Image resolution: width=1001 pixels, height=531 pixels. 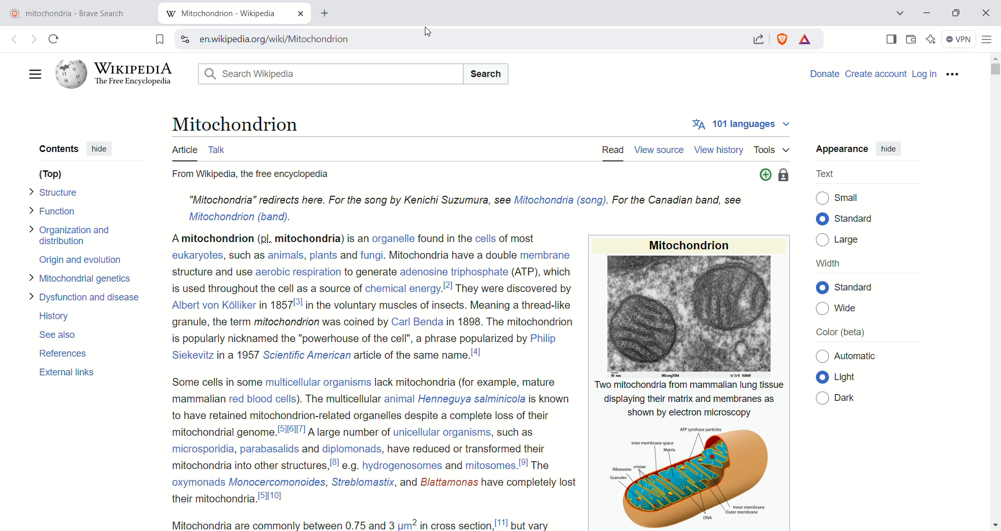 What do you see at coordinates (222, 149) in the screenshot?
I see `Talk` at bounding box center [222, 149].